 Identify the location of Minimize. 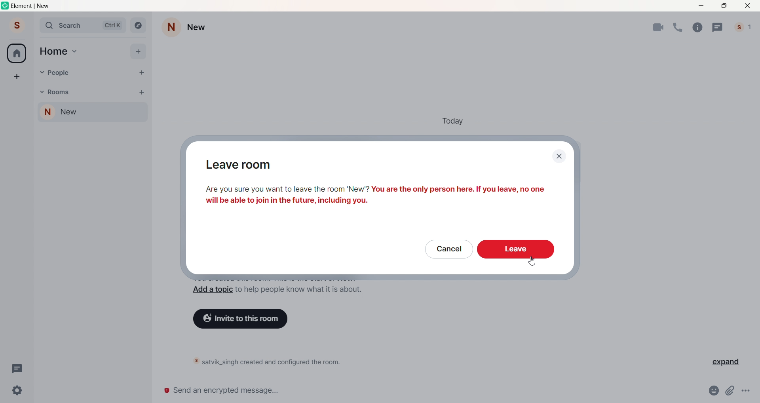
(702, 6).